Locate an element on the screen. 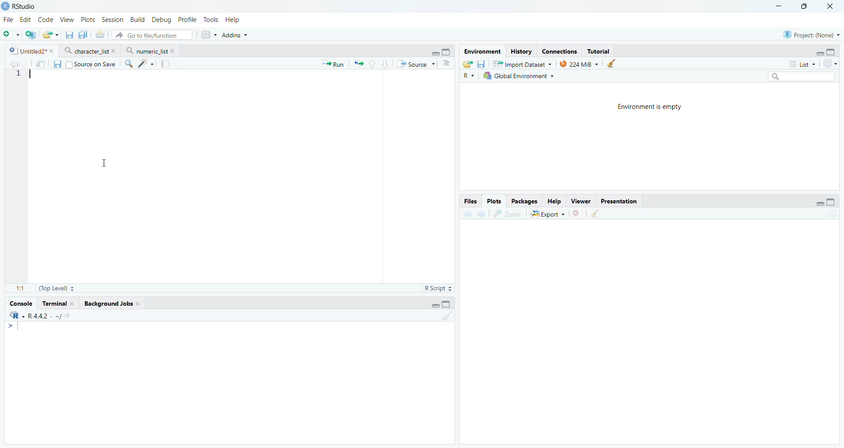 The image size is (844, 448). Console is located at coordinates (22, 304).